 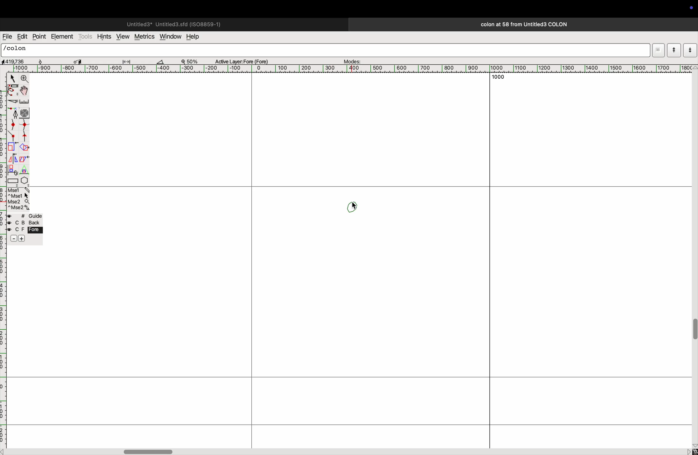 I want to click on mode down, so click(x=690, y=50).